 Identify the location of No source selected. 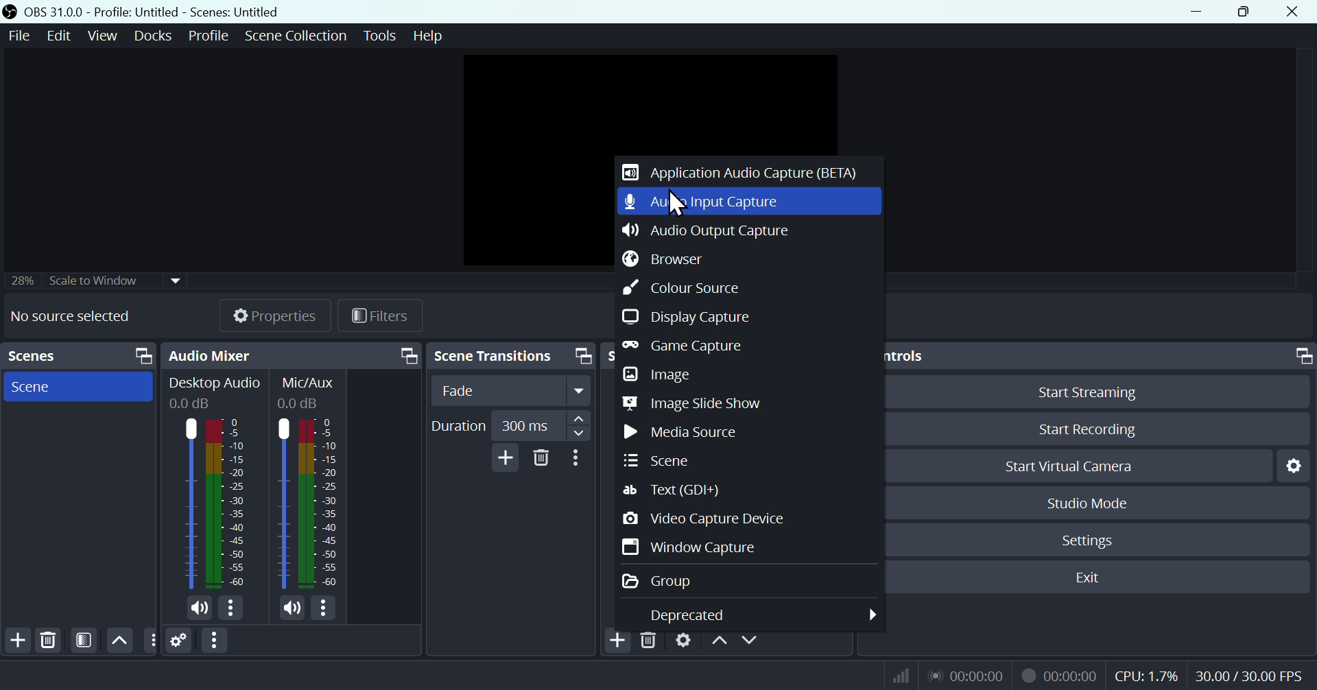
(70, 316).